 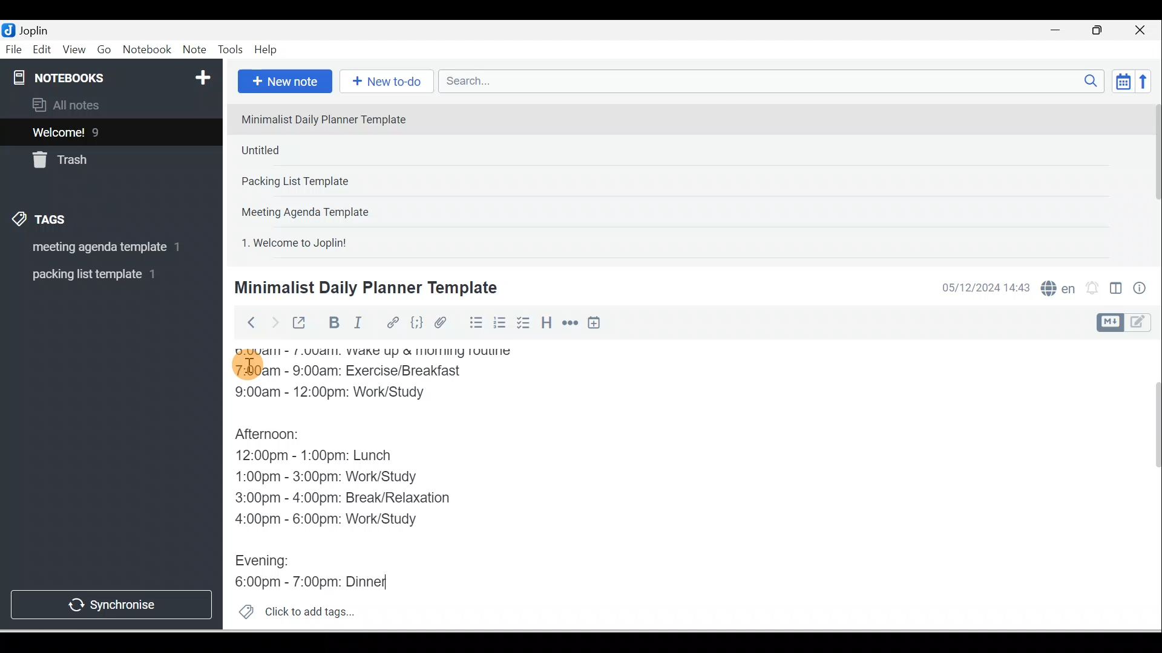 I want to click on 6:00am - 7:00am: Wake up & morning routine, so click(x=383, y=352).